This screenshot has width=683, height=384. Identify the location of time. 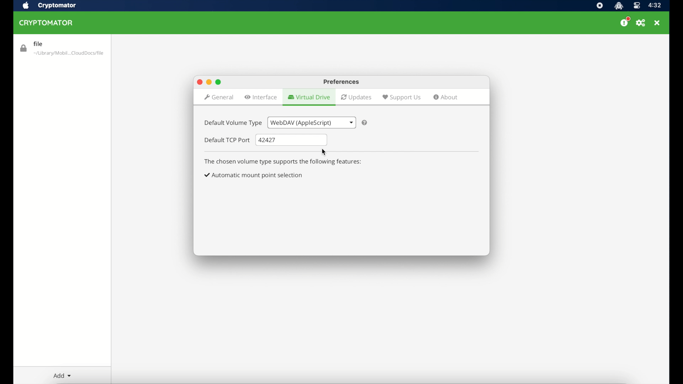
(655, 6).